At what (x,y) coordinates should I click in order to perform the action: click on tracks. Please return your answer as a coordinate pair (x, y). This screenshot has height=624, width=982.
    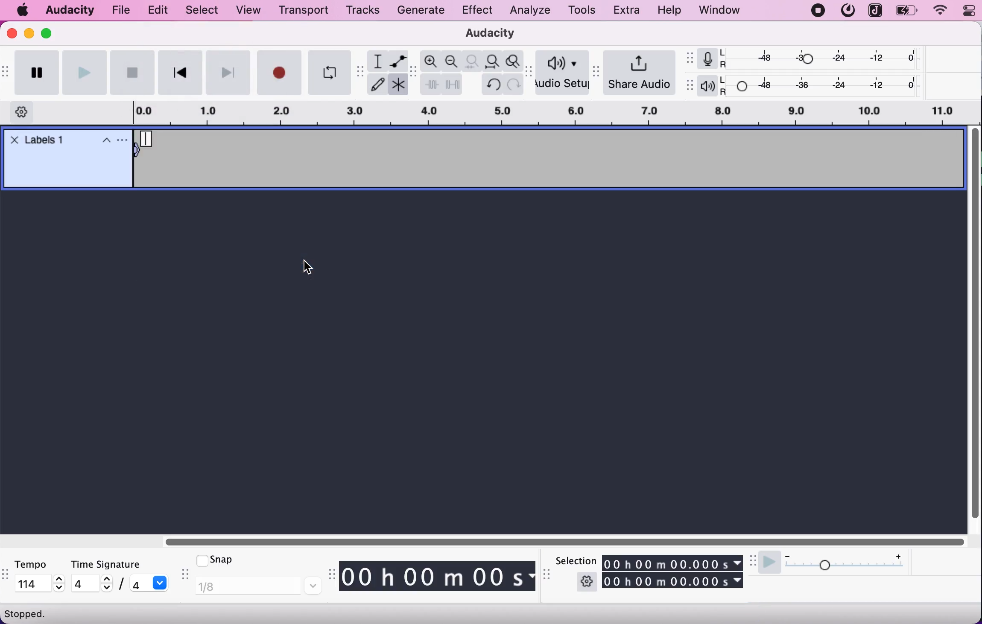
    Looking at the image, I should click on (359, 12).